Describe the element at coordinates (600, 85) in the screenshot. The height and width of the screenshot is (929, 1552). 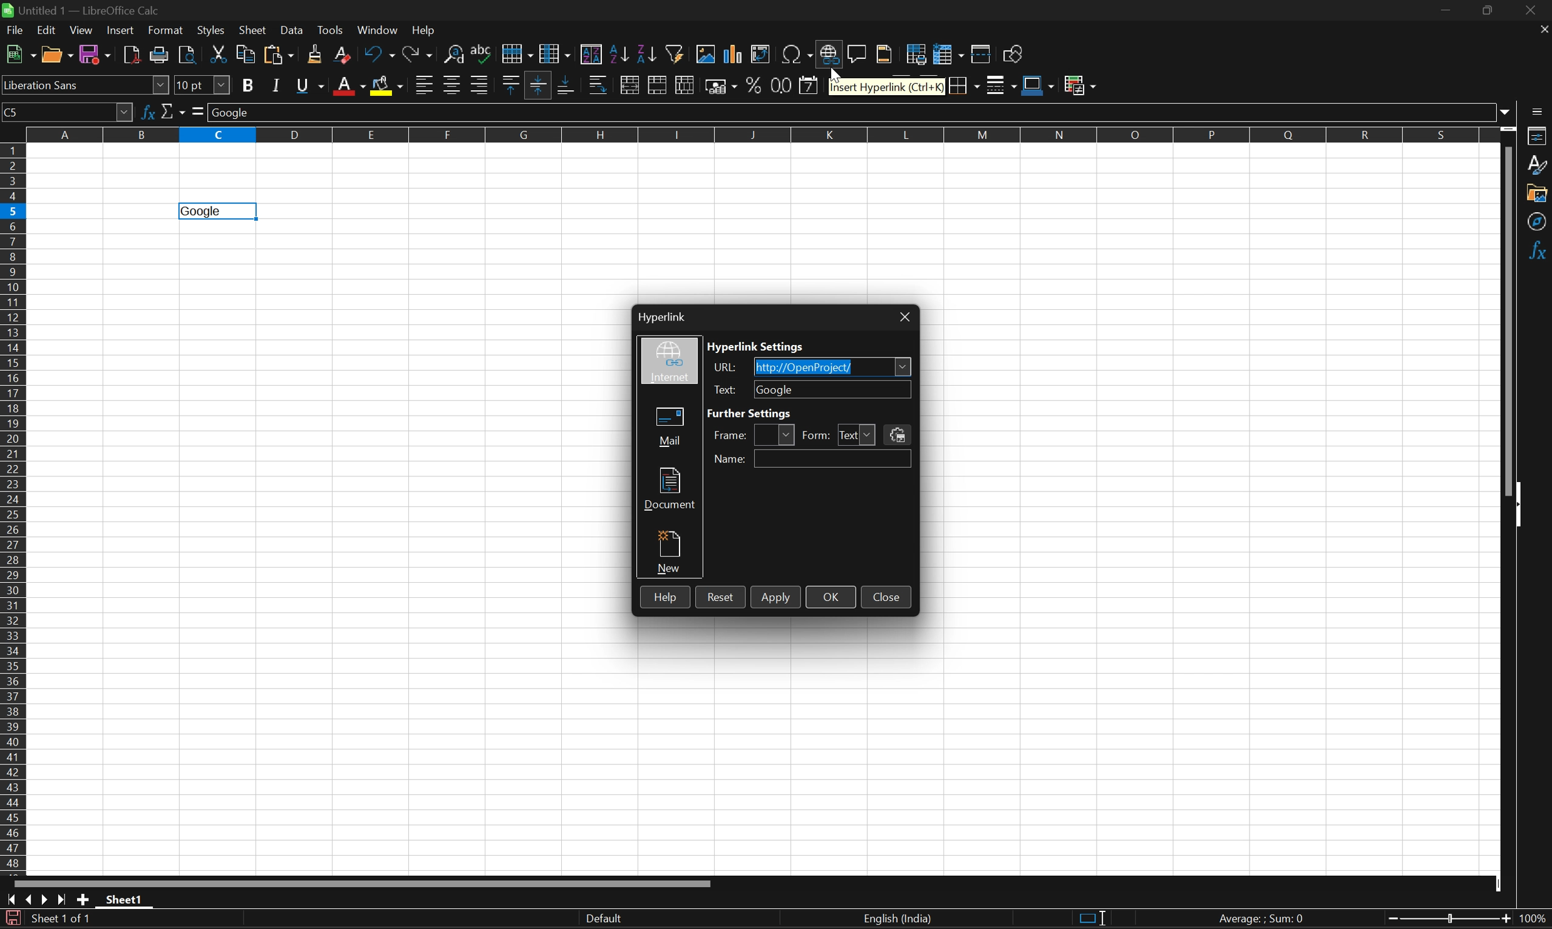
I see `Wrap text` at that location.